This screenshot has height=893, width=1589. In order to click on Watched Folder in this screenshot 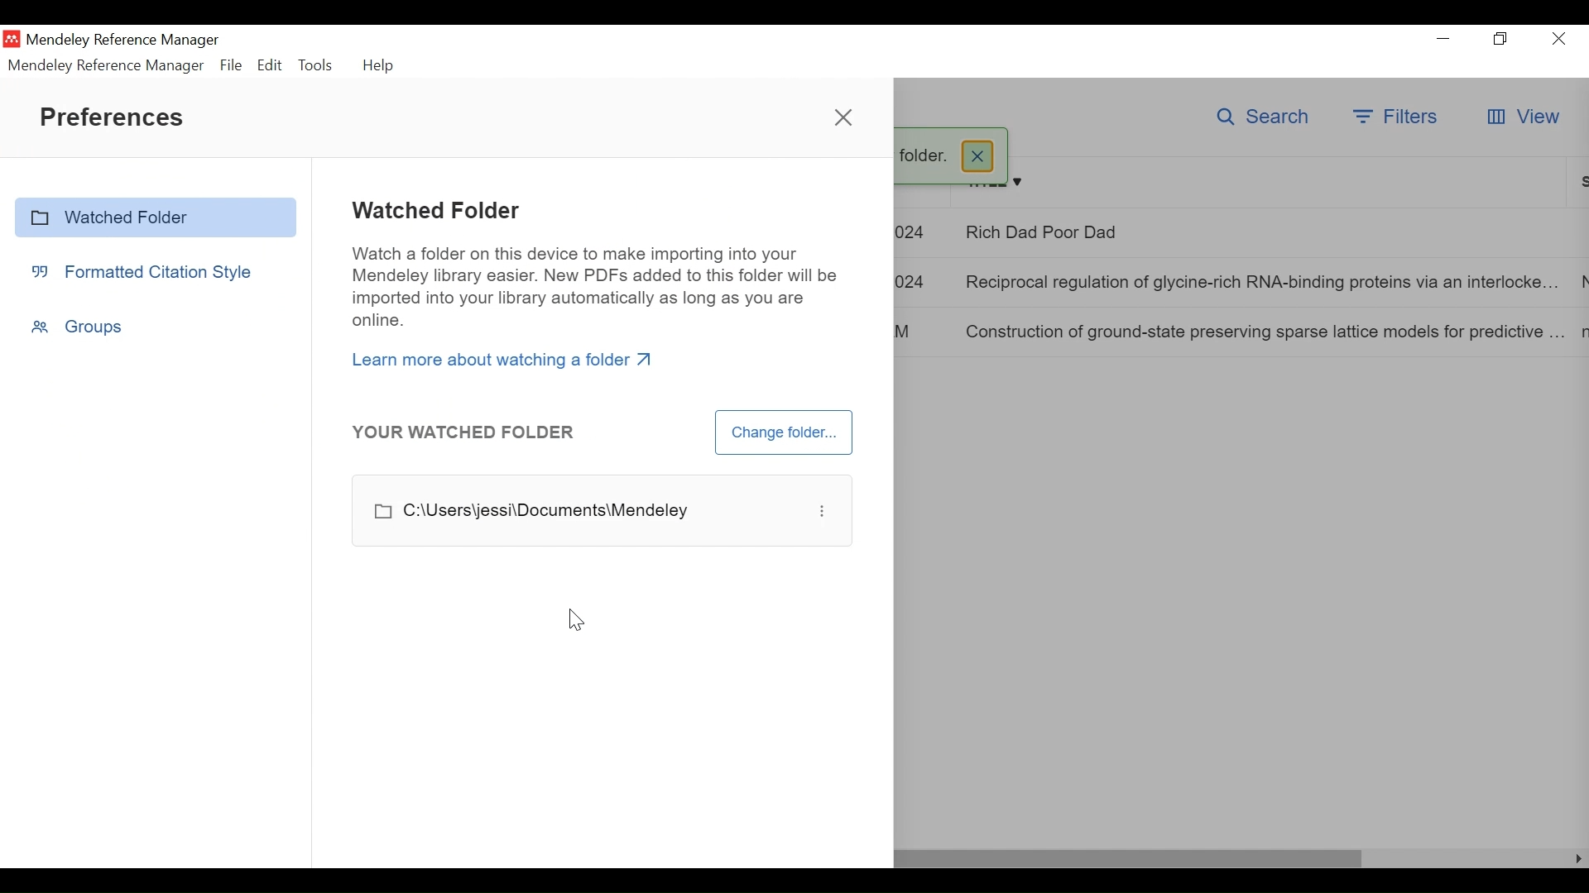, I will do `click(153, 217)`.